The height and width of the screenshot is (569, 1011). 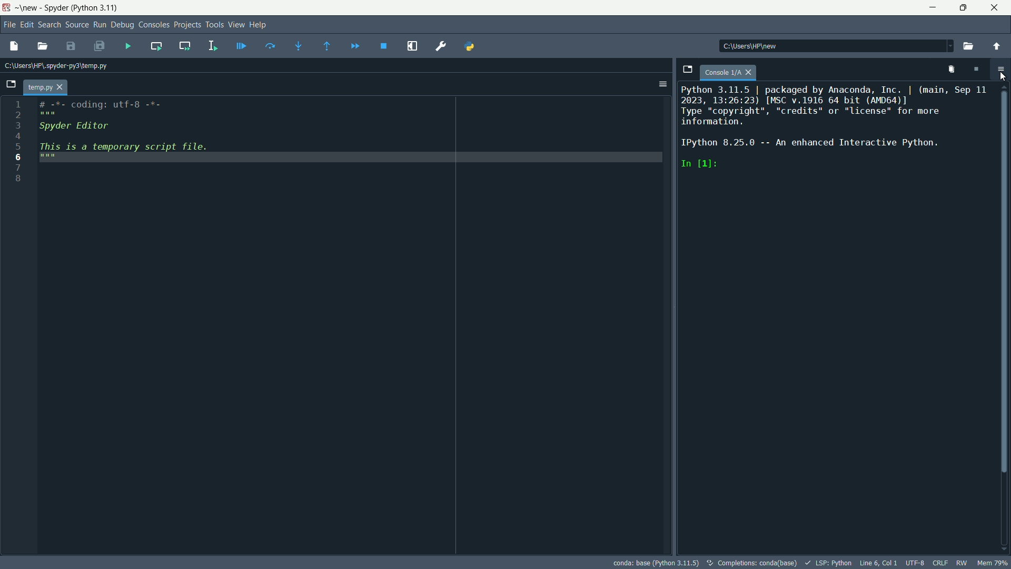 I want to click on C:\Users\HP\spyder-py3\temp.py, so click(x=63, y=66).